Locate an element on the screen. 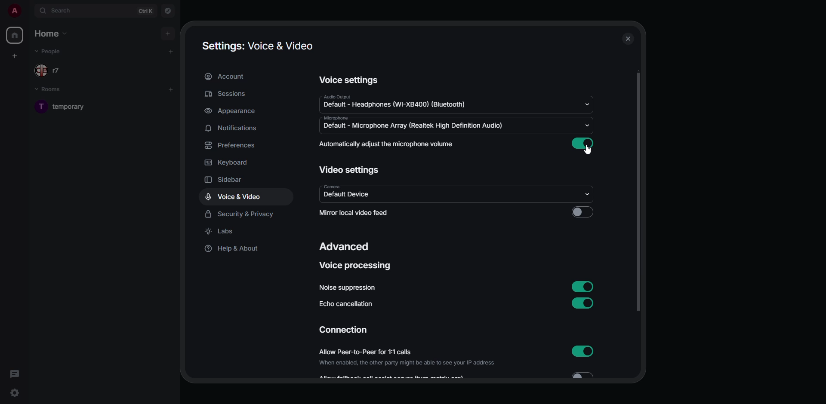 This screenshot has height=404, width=826. camera is located at coordinates (342, 187).